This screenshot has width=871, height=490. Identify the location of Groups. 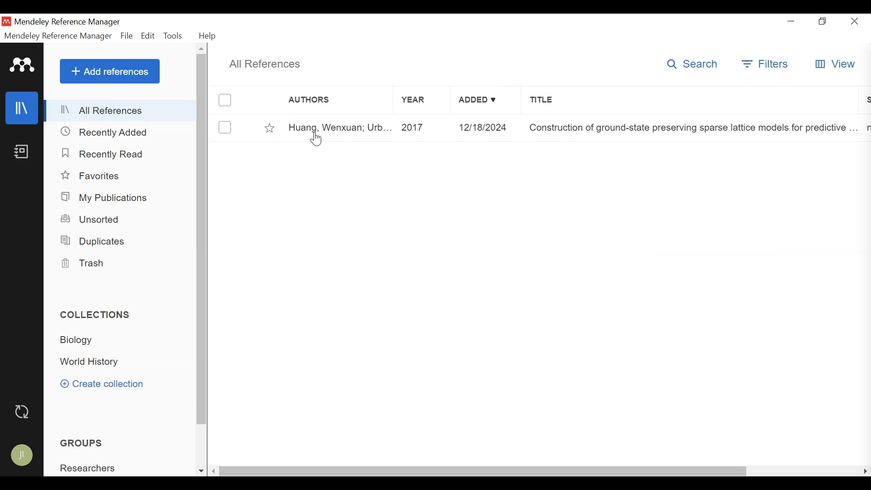
(81, 443).